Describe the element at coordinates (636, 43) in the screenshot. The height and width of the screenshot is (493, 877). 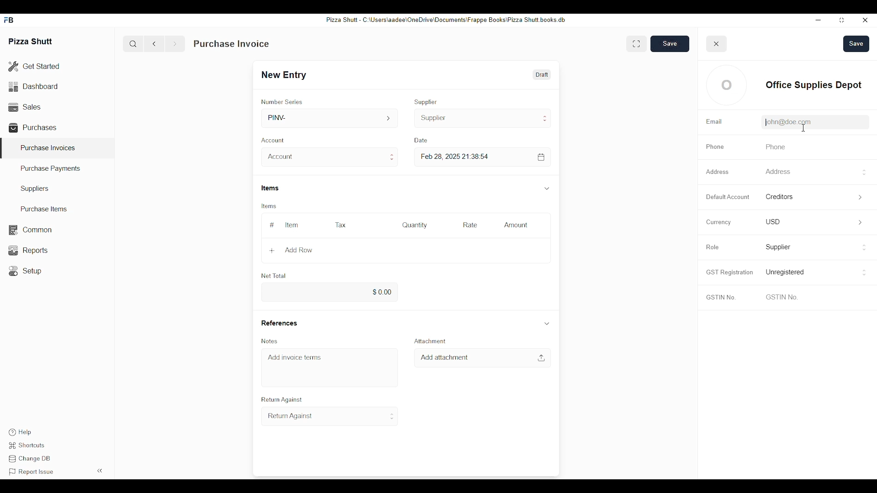
I see `enlarge` at that location.